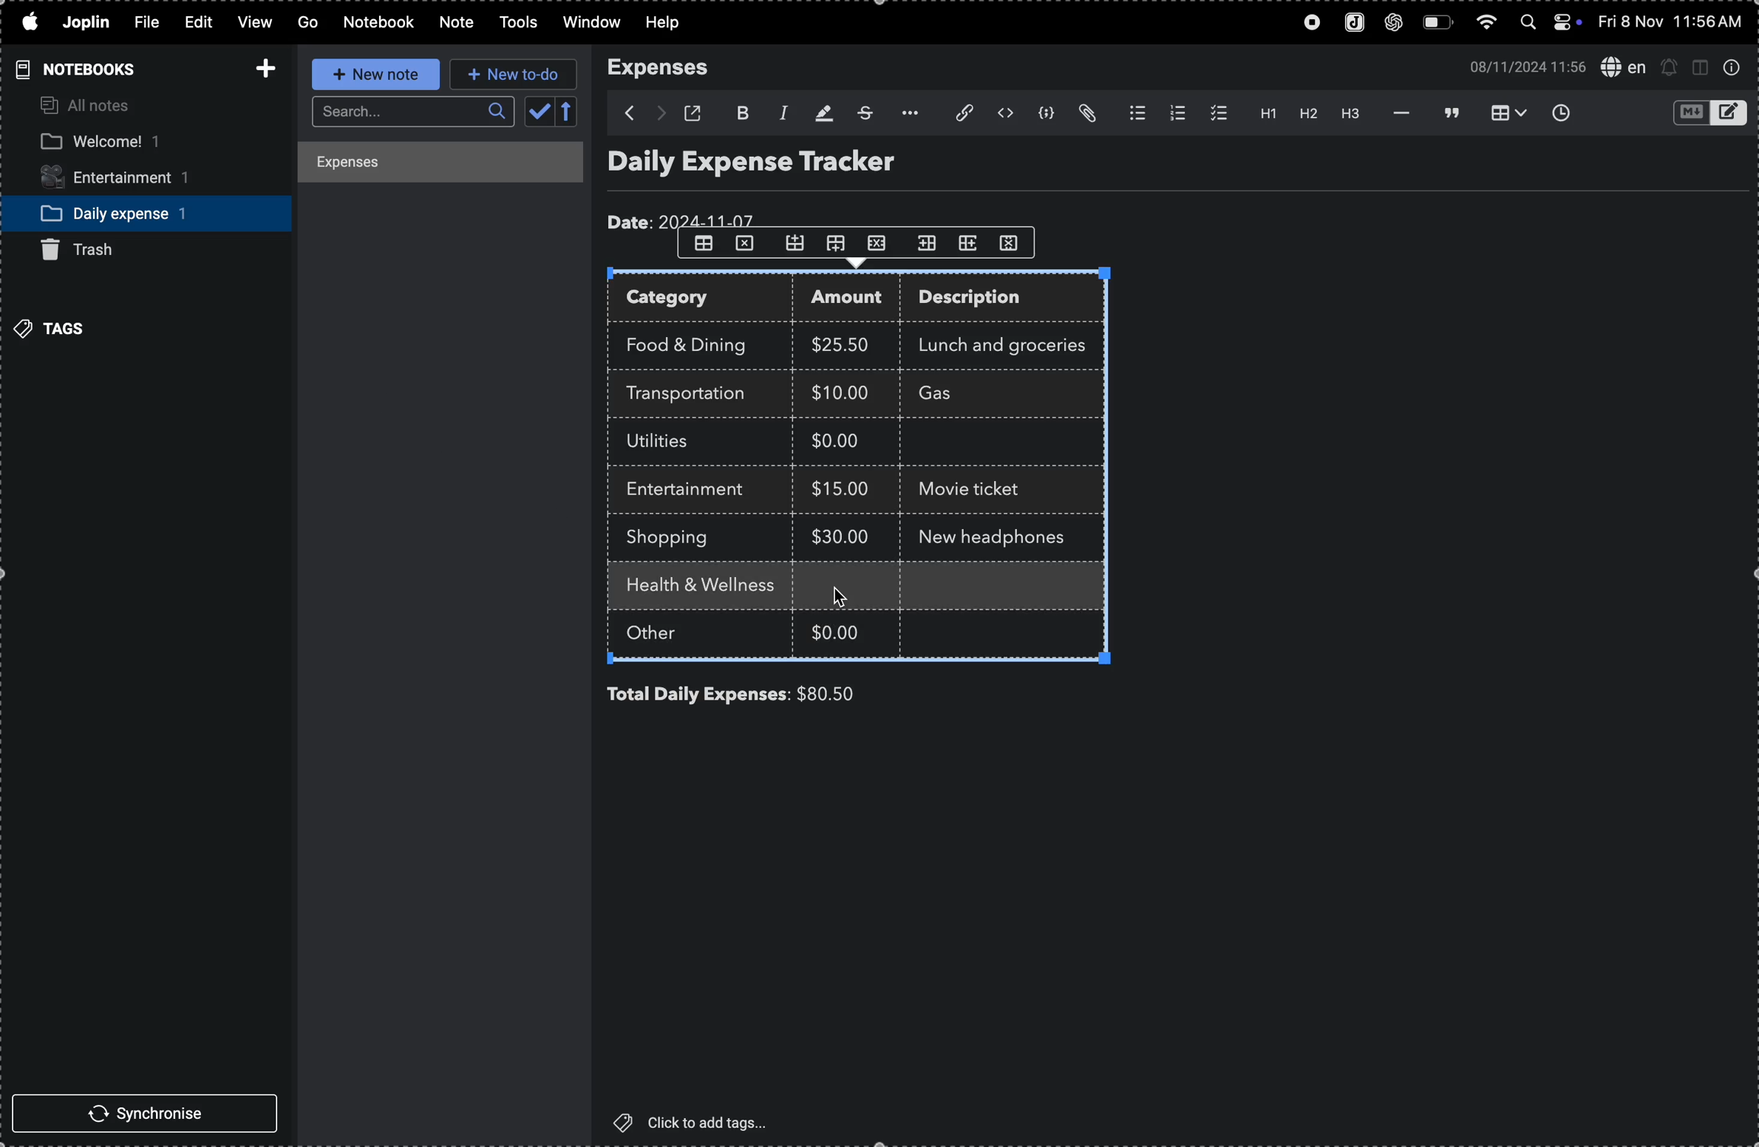 This screenshot has height=1147, width=1759. What do you see at coordinates (89, 22) in the screenshot?
I see `joplin` at bounding box center [89, 22].